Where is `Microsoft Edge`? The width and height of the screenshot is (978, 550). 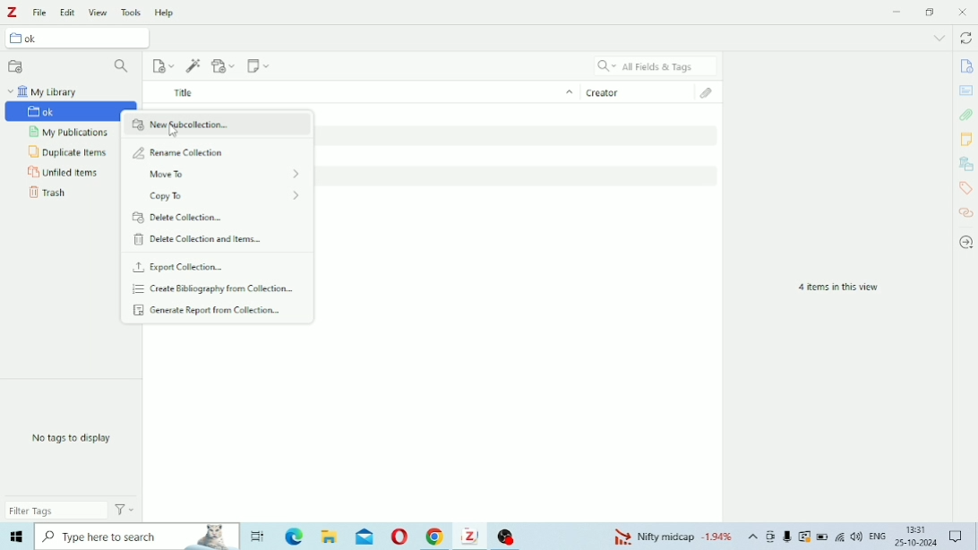 Microsoft Edge is located at coordinates (294, 536).